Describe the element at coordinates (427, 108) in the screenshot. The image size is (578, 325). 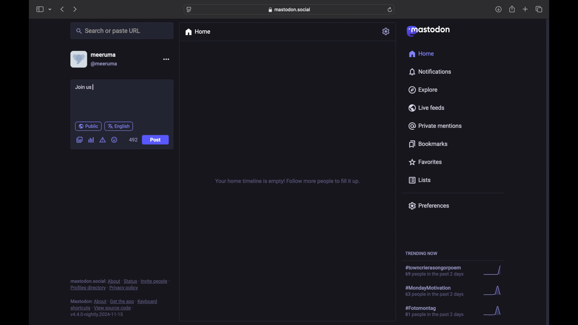
I see `live feeds` at that location.